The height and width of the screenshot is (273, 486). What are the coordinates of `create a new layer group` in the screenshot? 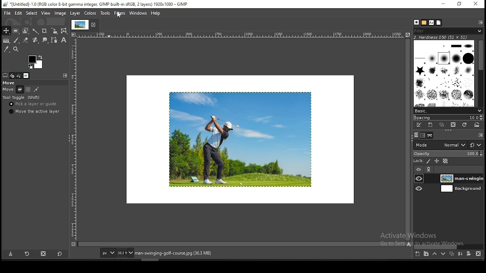 It's located at (426, 254).